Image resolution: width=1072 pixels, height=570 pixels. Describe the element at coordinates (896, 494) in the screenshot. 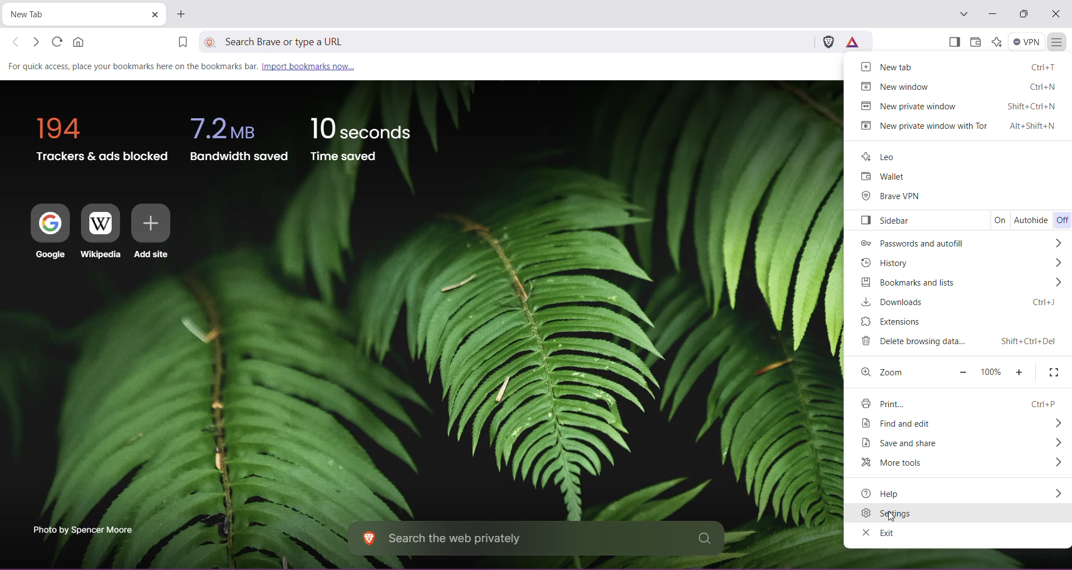

I see `Help` at that location.